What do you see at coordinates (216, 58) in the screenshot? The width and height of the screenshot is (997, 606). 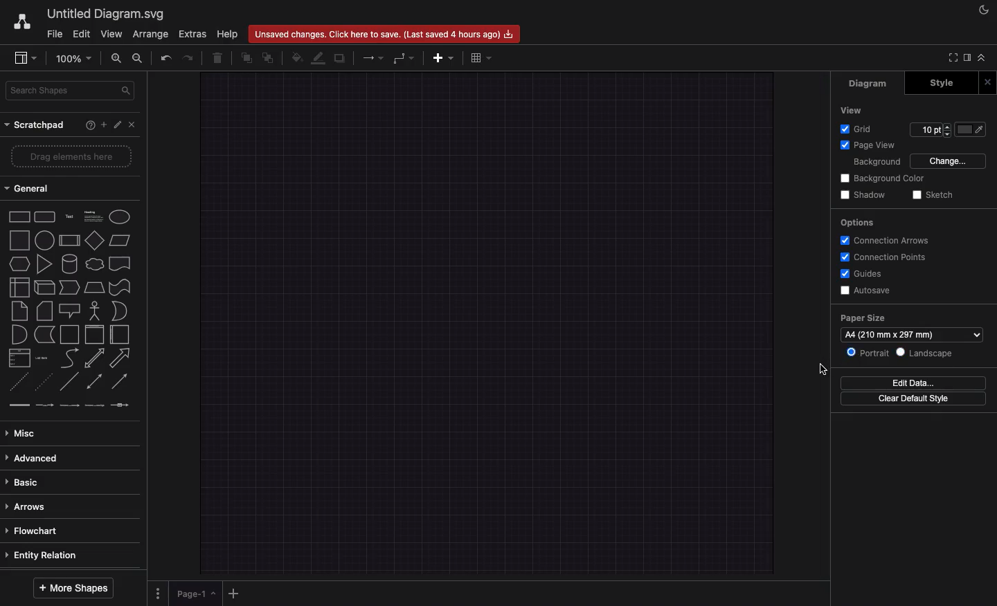 I see `Trash` at bounding box center [216, 58].